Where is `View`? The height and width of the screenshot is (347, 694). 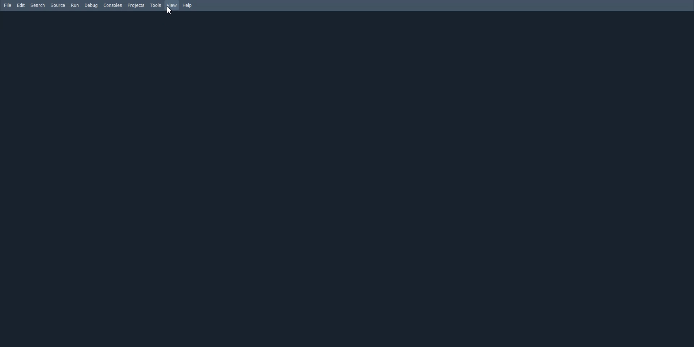 View is located at coordinates (172, 5).